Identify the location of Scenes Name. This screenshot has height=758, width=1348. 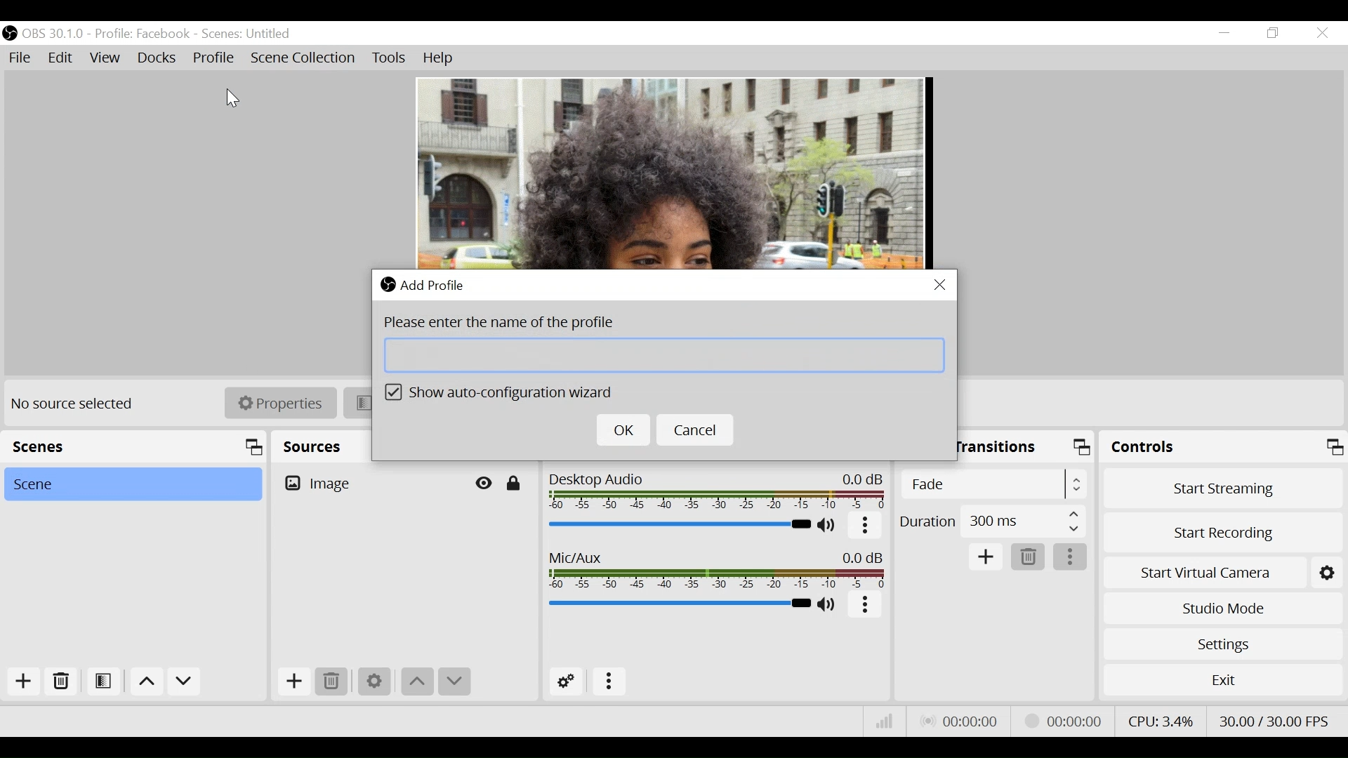
(256, 34).